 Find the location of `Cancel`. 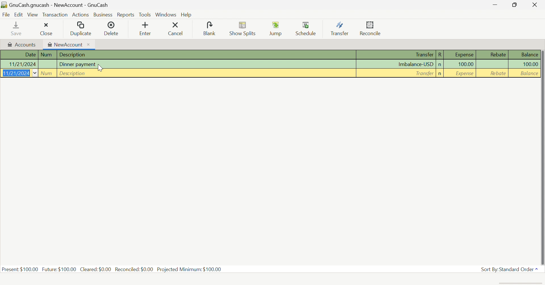

Cancel is located at coordinates (179, 29).